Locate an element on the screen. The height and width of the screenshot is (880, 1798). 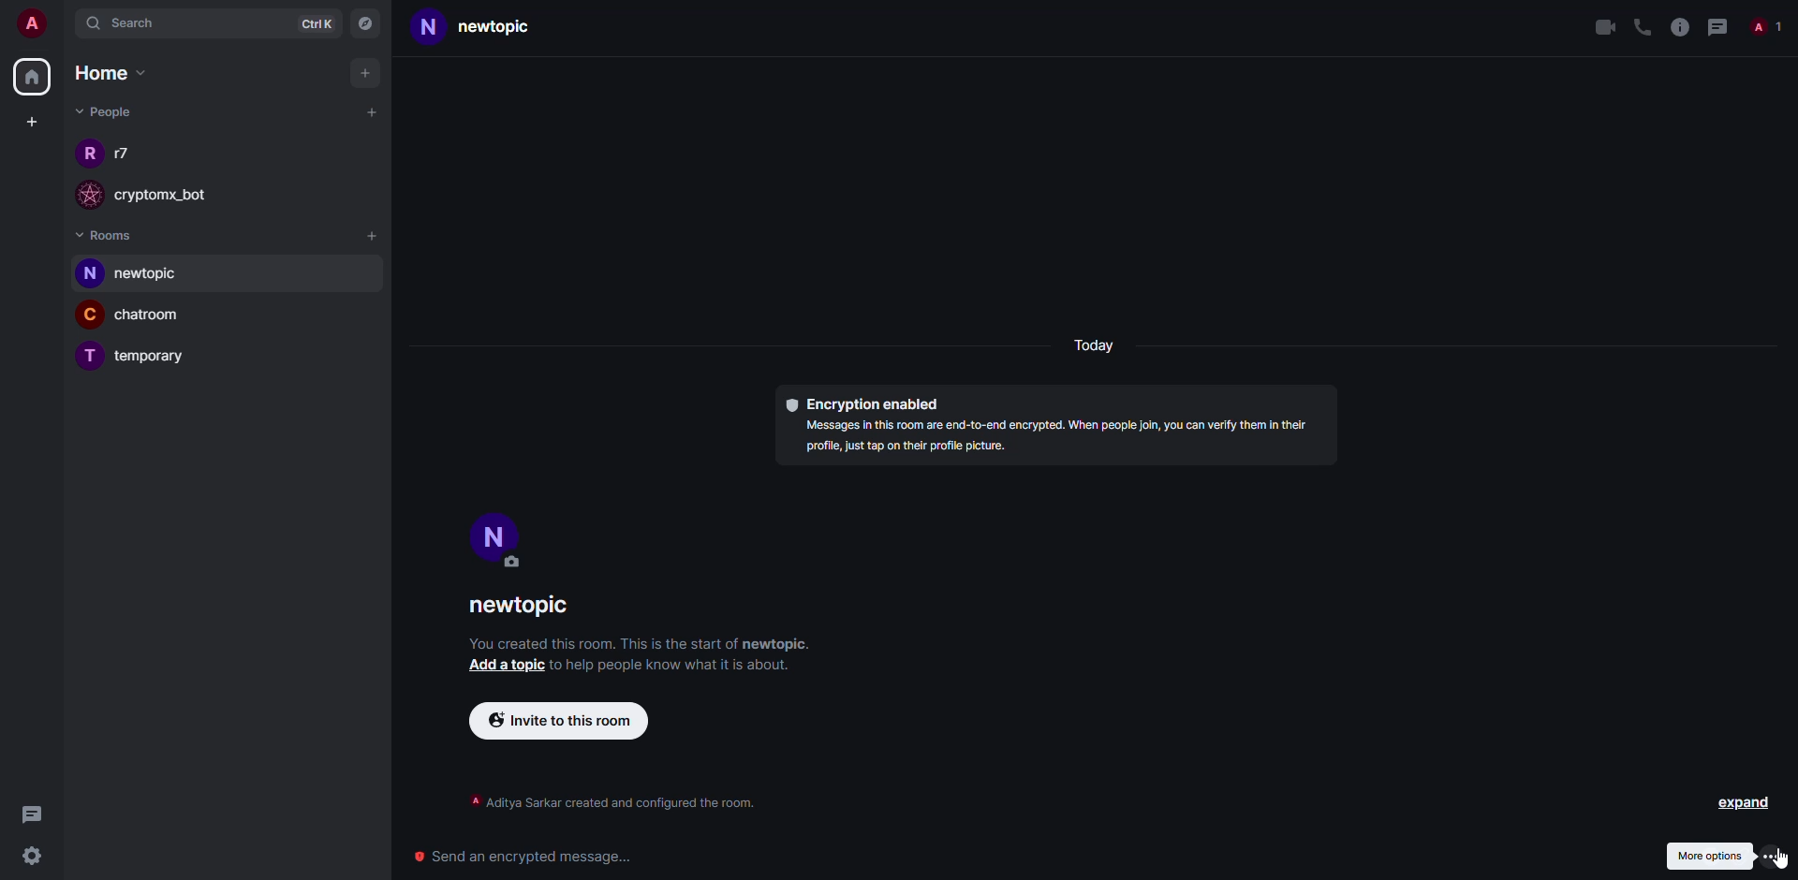
profile image is located at coordinates (91, 195).